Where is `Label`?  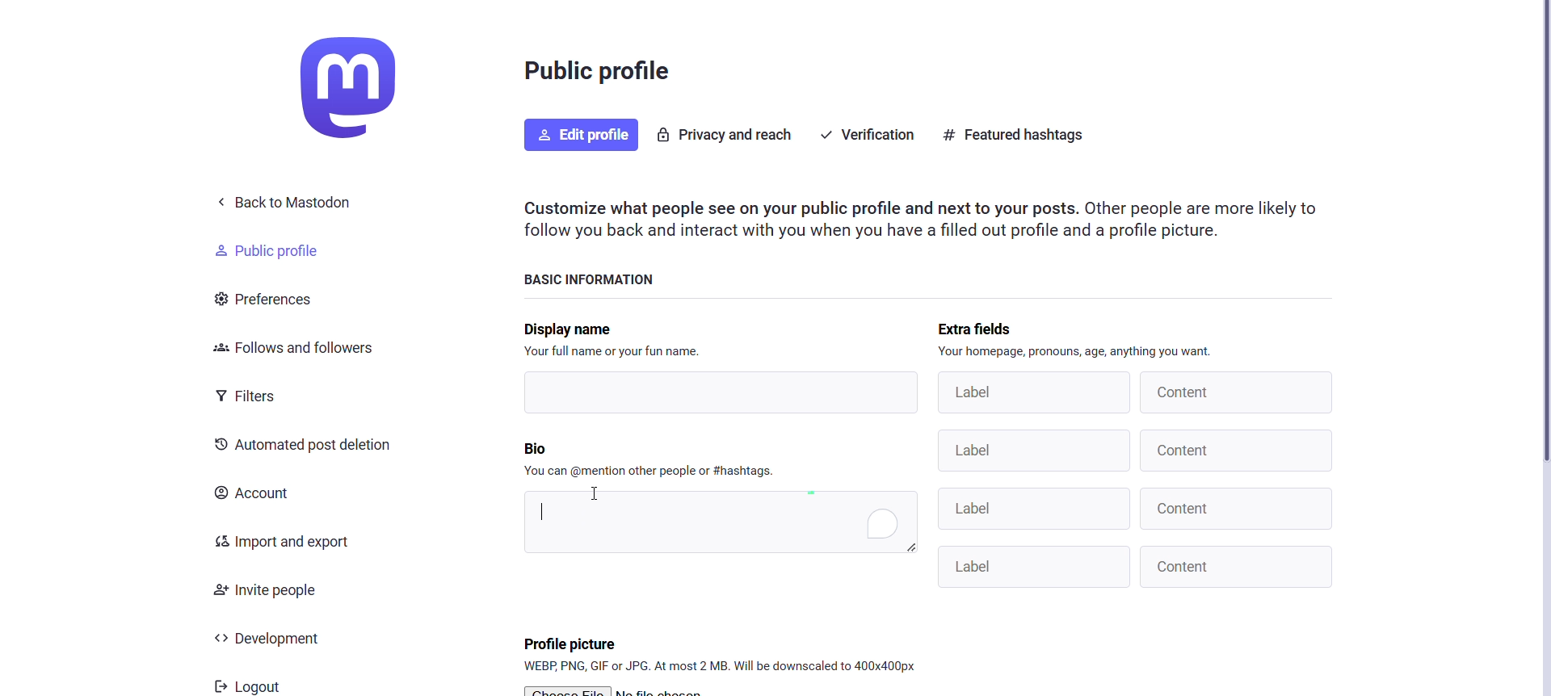
Label is located at coordinates (1032, 391).